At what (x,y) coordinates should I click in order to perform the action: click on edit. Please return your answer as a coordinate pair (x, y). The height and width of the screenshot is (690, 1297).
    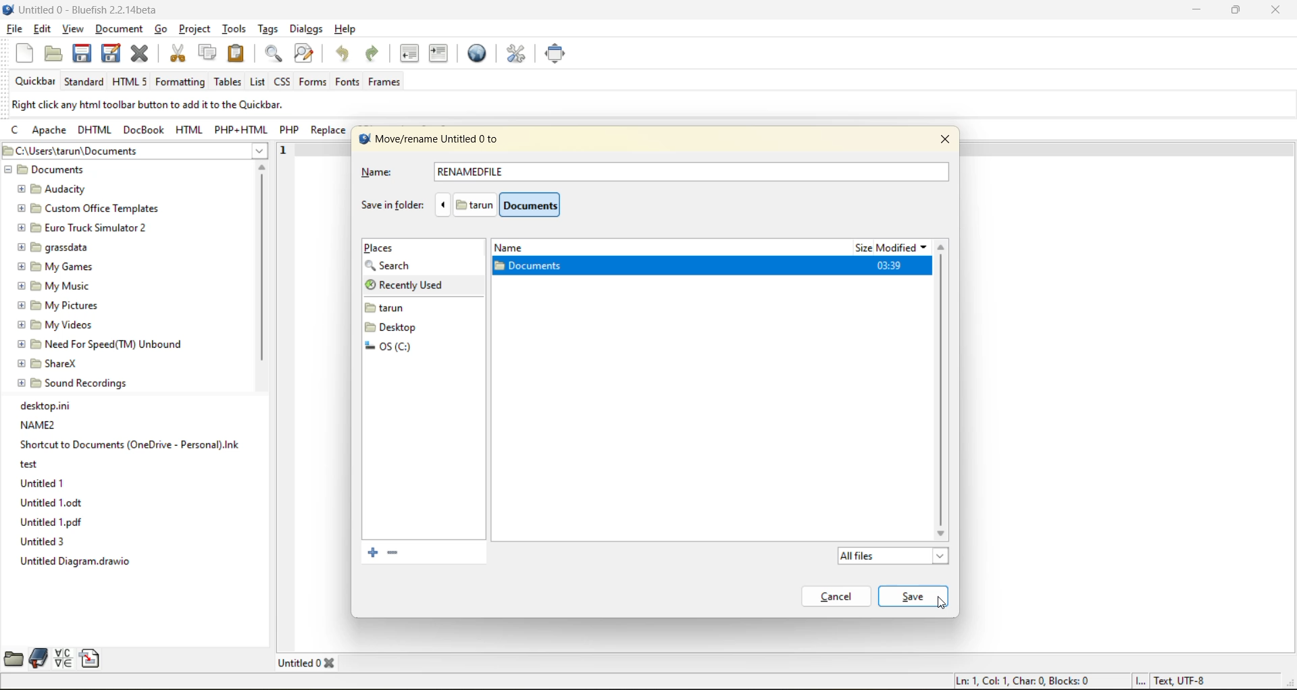
    Looking at the image, I should click on (45, 29).